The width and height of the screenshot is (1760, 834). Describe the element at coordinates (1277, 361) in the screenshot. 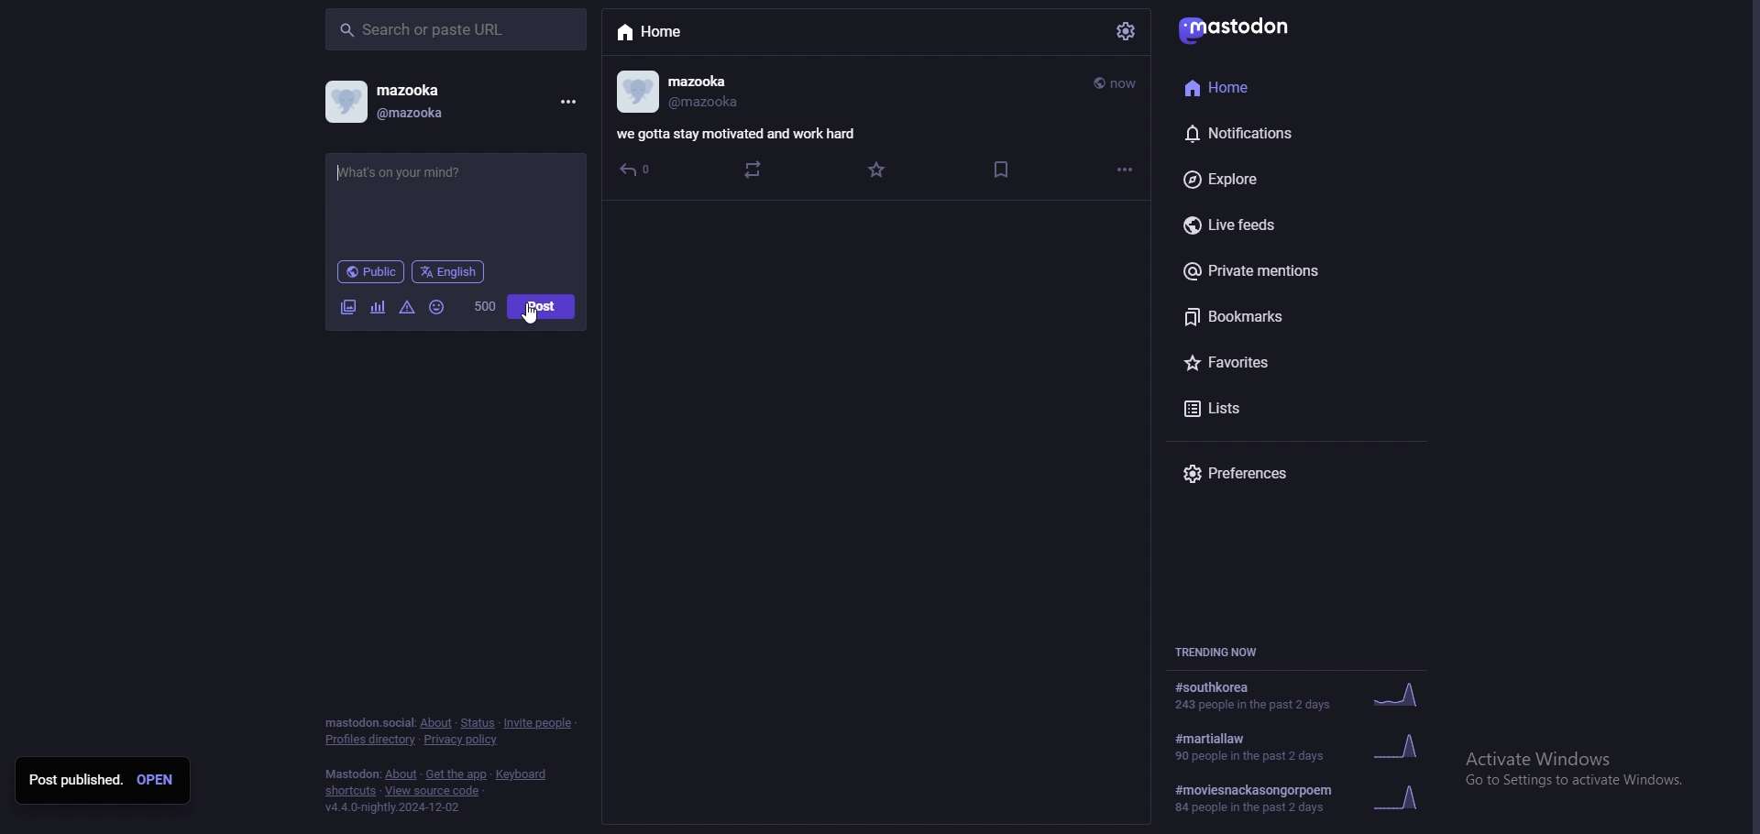

I see `favorites` at that location.